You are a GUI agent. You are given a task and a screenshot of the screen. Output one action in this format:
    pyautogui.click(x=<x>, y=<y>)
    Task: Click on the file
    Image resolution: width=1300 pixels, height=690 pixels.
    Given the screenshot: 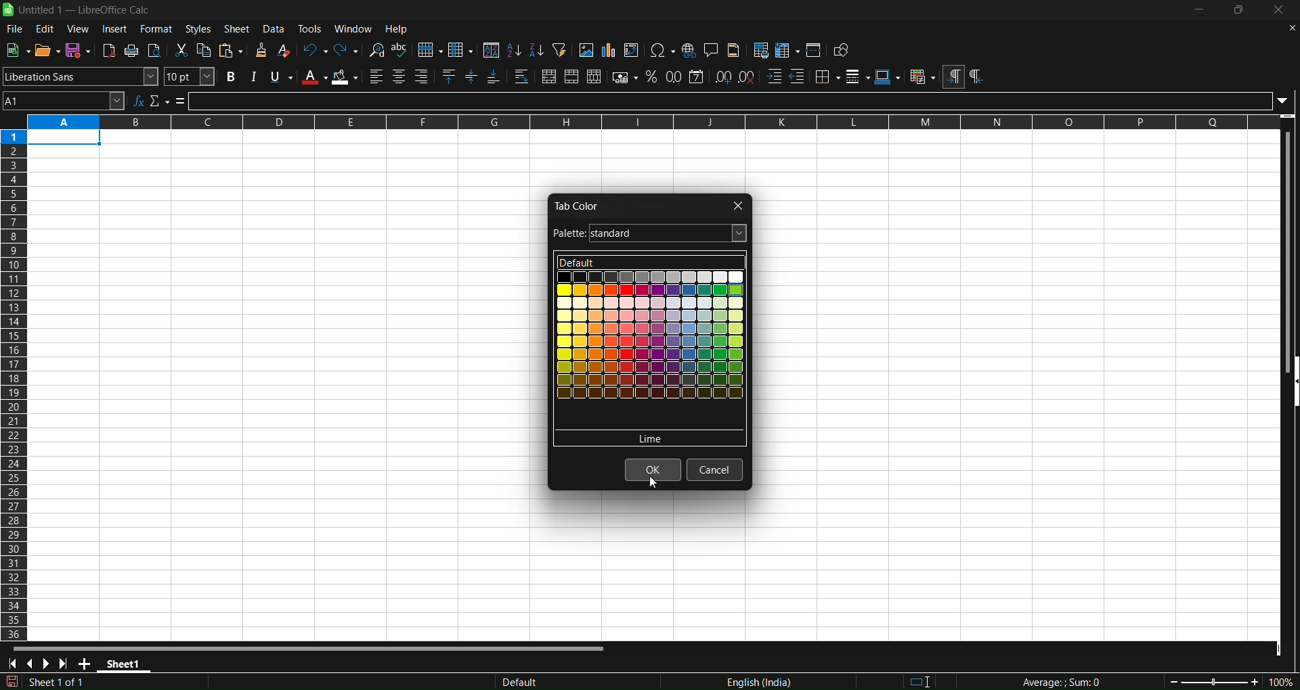 What is the action you would take?
    pyautogui.click(x=13, y=30)
    